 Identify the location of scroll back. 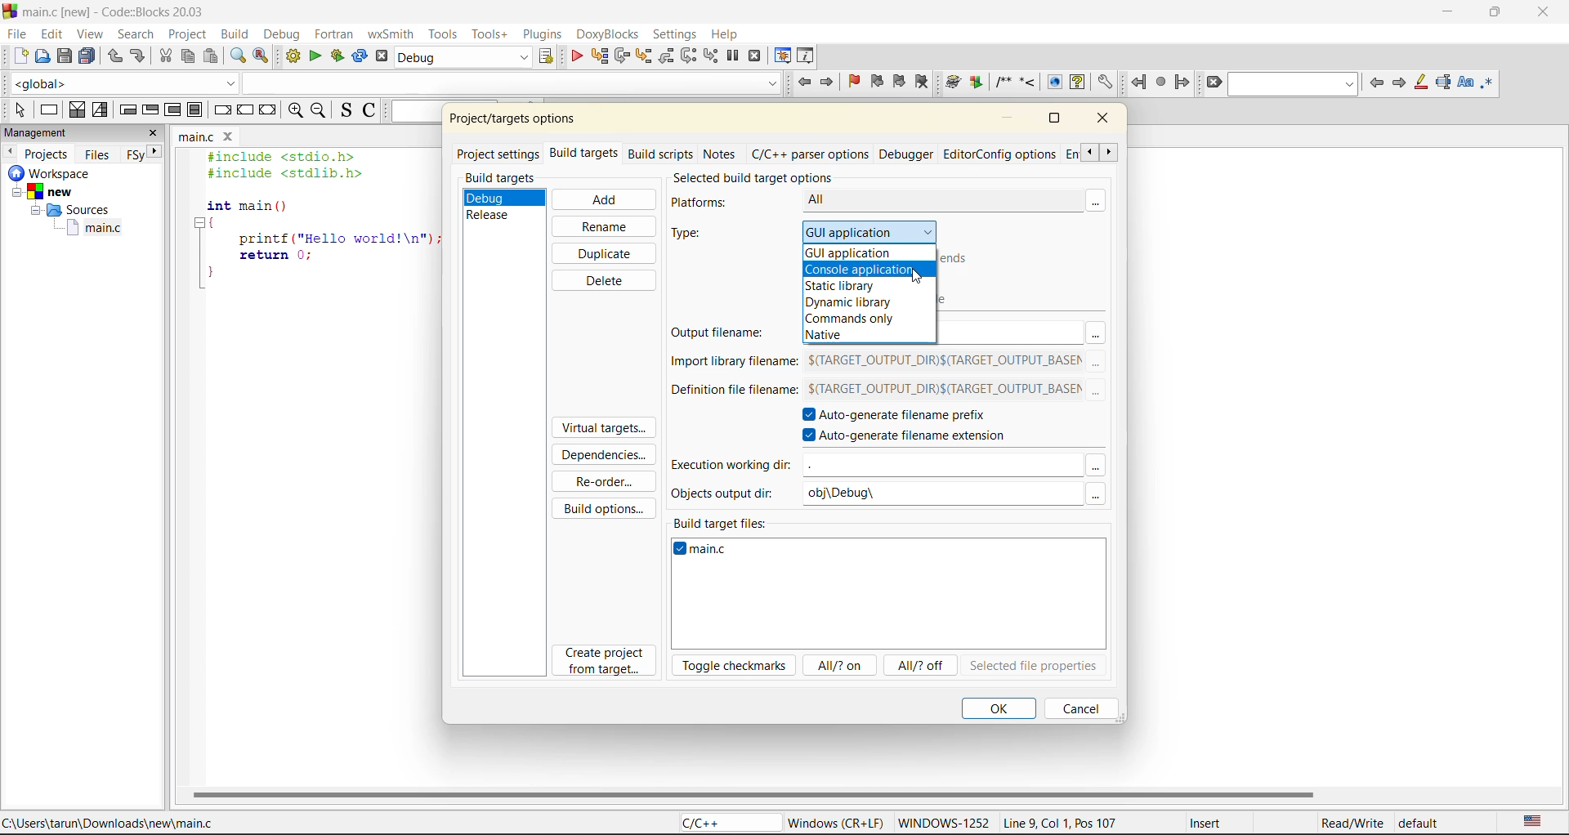
(1087, 152).